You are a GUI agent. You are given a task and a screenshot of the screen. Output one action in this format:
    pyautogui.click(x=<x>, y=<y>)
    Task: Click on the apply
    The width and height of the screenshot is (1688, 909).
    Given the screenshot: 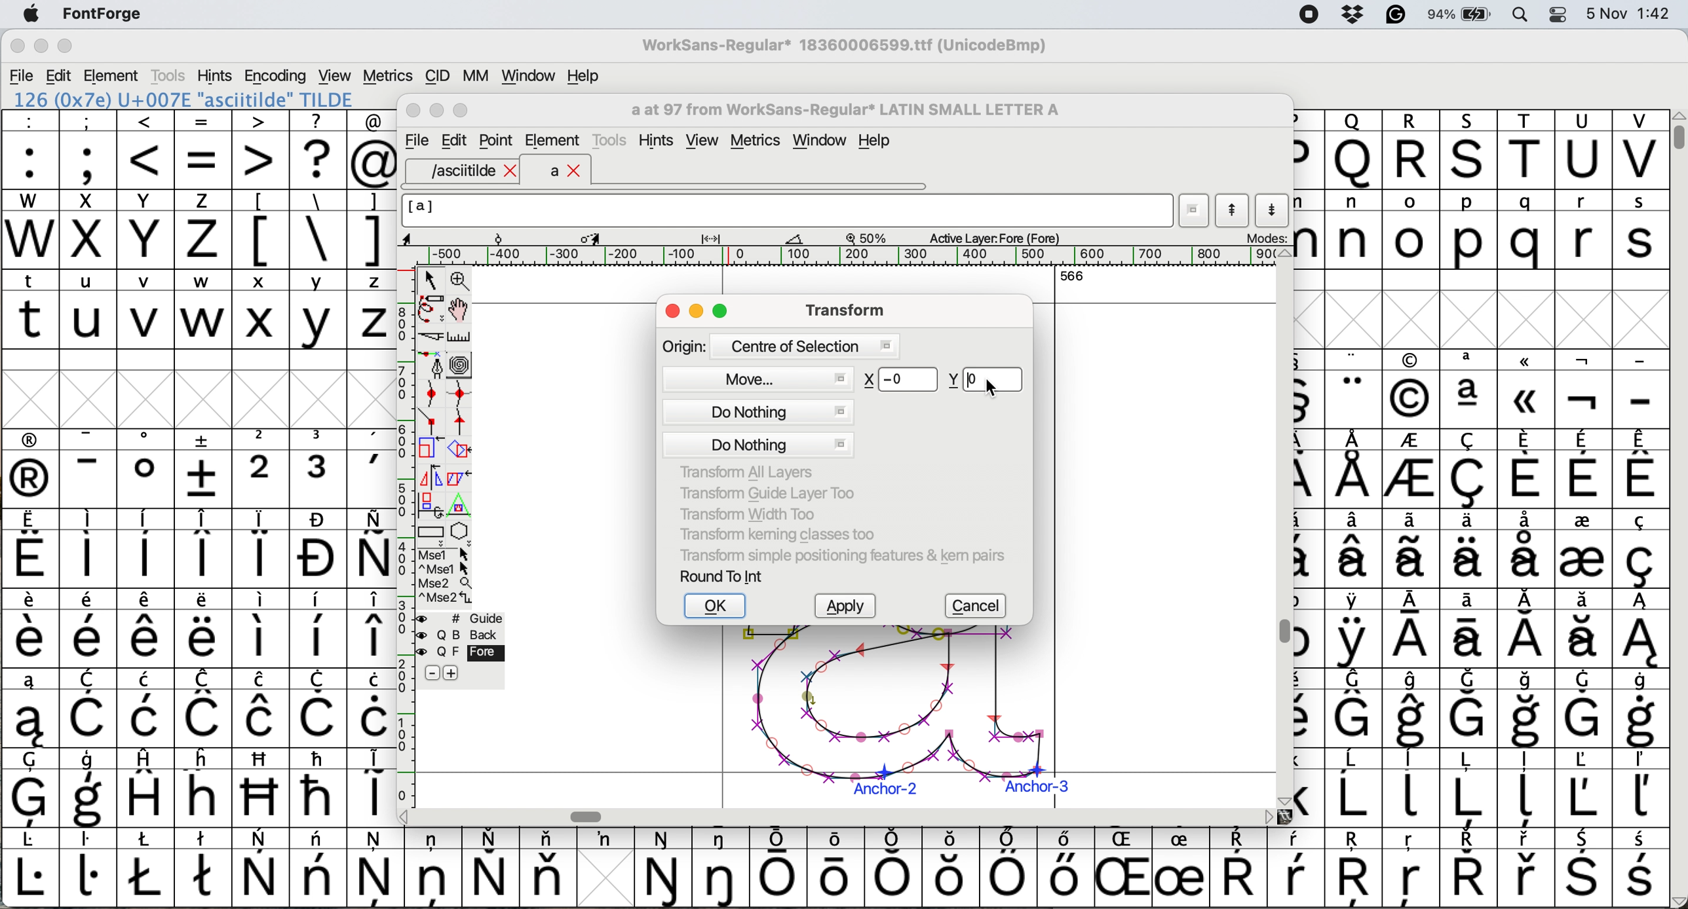 What is the action you would take?
    pyautogui.click(x=850, y=607)
    